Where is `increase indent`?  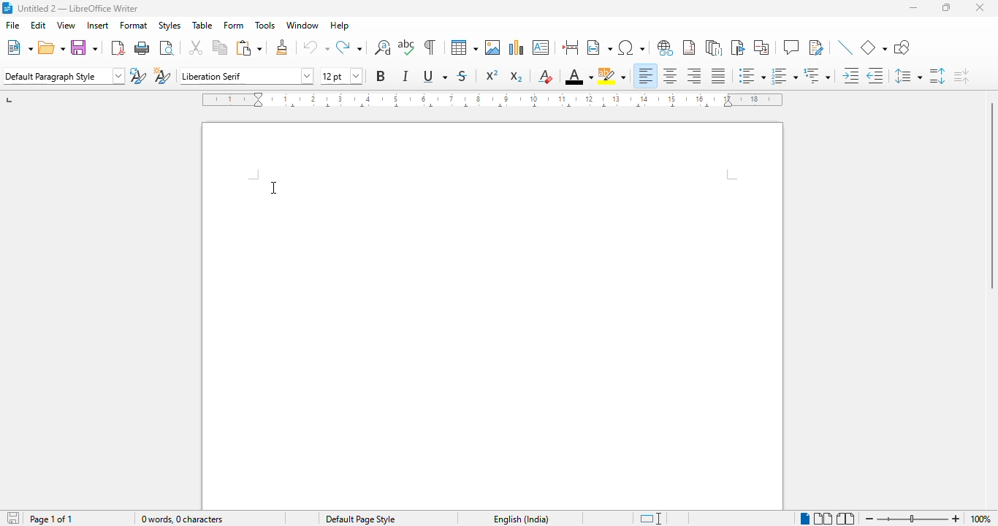 increase indent is located at coordinates (850, 75).